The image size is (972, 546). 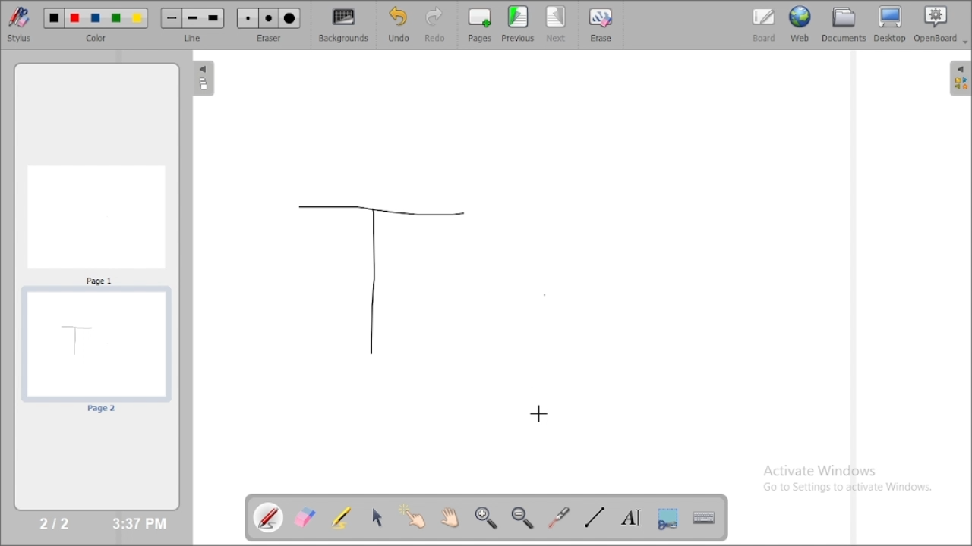 What do you see at coordinates (852, 481) in the screenshot?
I see `Activate Windows
Go to Settings to activate Windows.` at bounding box center [852, 481].